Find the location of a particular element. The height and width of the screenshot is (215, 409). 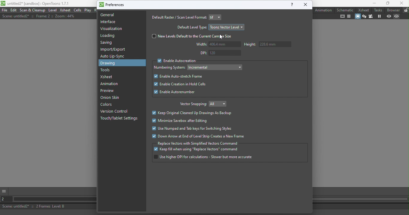

Use higher DPI for calculation - slower but more accurate is located at coordinates (204, 157).